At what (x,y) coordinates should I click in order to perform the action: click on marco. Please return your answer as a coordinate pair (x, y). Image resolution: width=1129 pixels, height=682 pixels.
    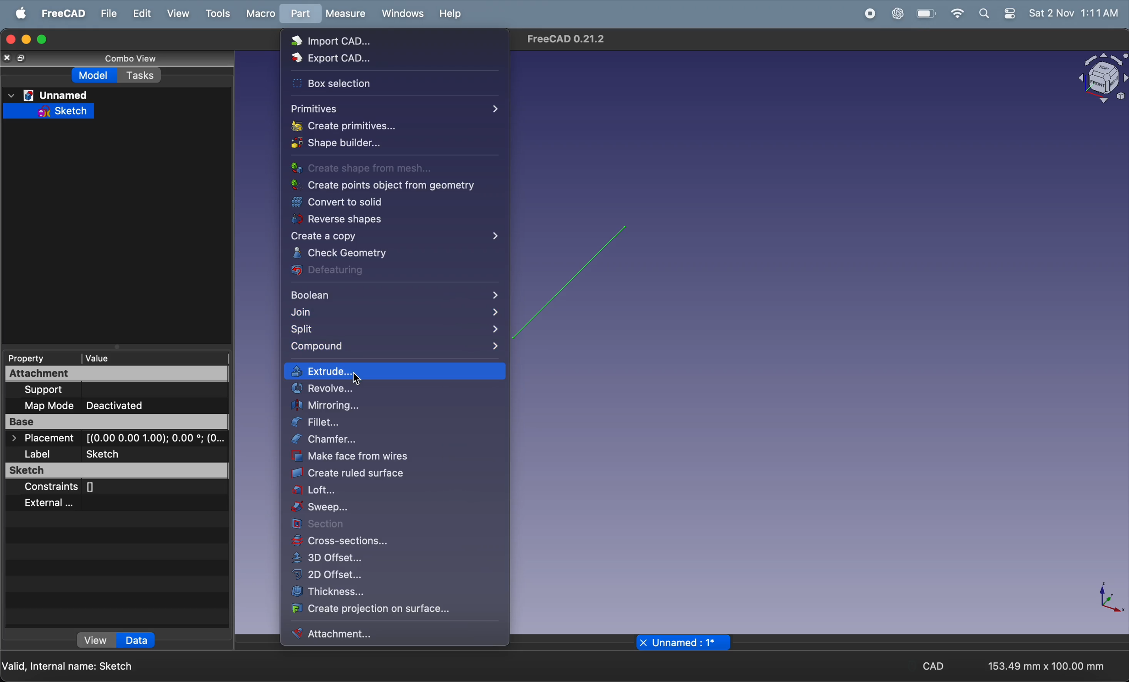
    Looking at the image, I should click on (261, 15).